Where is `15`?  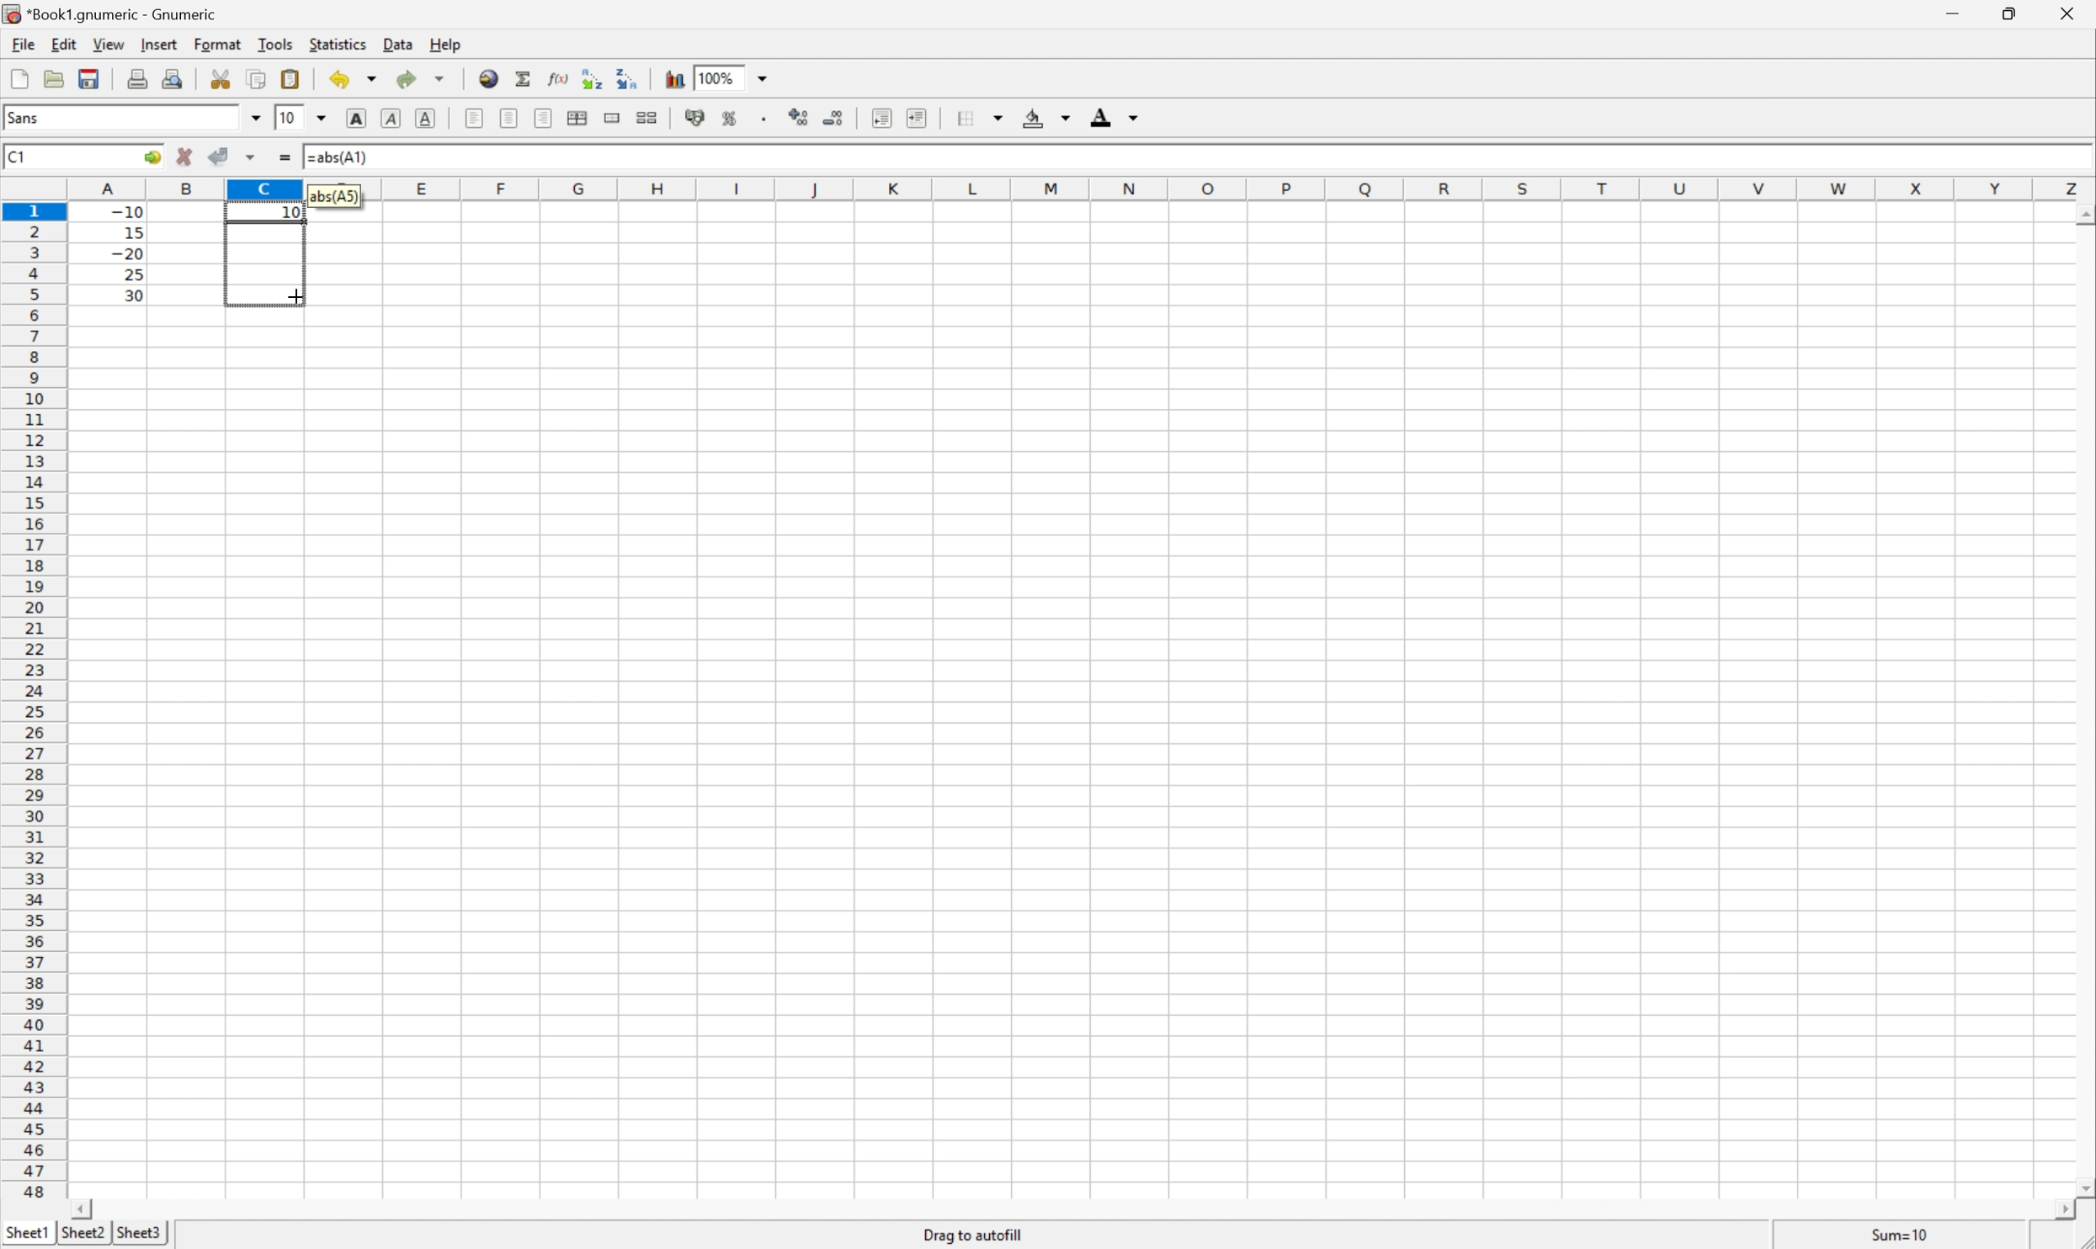 15 is located at coordinates (129, 230).